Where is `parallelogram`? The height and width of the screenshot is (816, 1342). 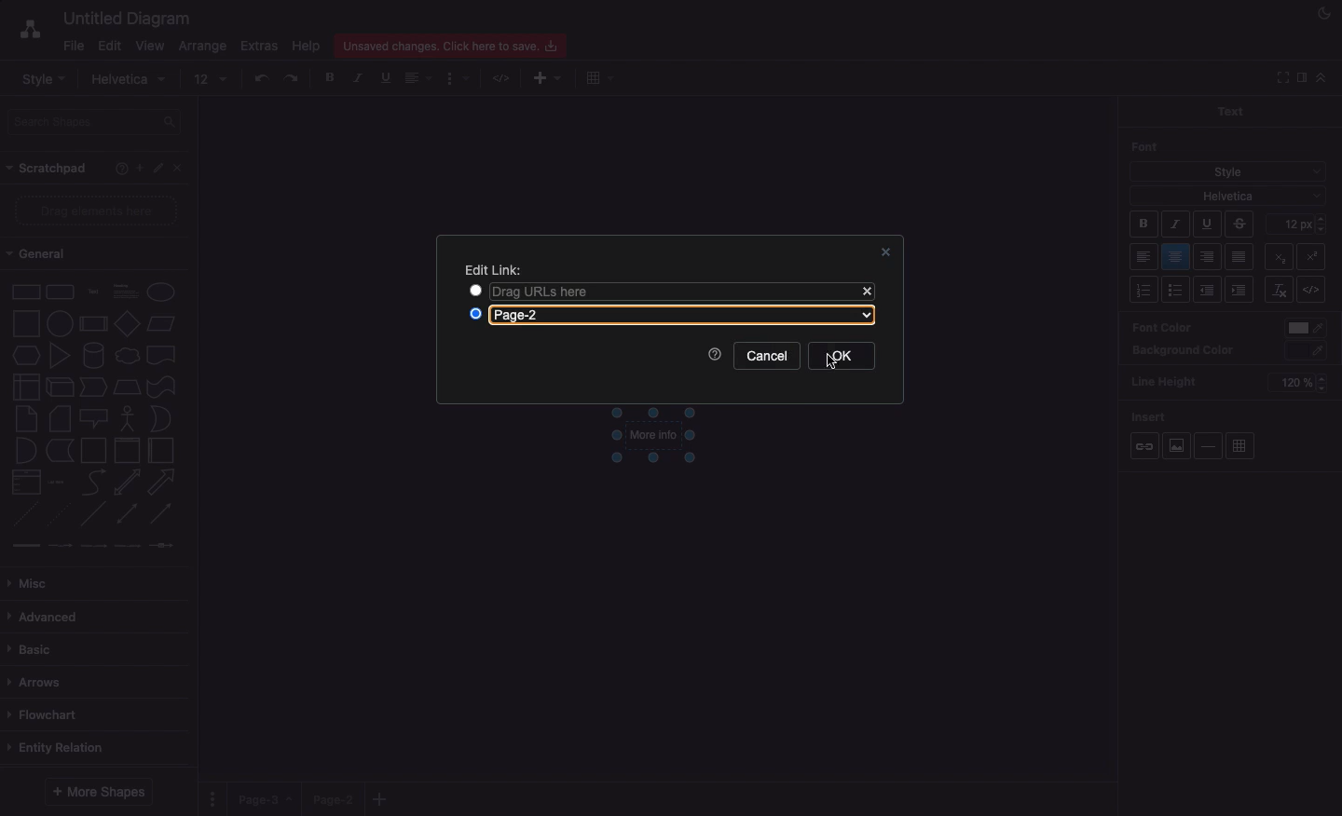
parallelogram is located at coordinates (161, 323).